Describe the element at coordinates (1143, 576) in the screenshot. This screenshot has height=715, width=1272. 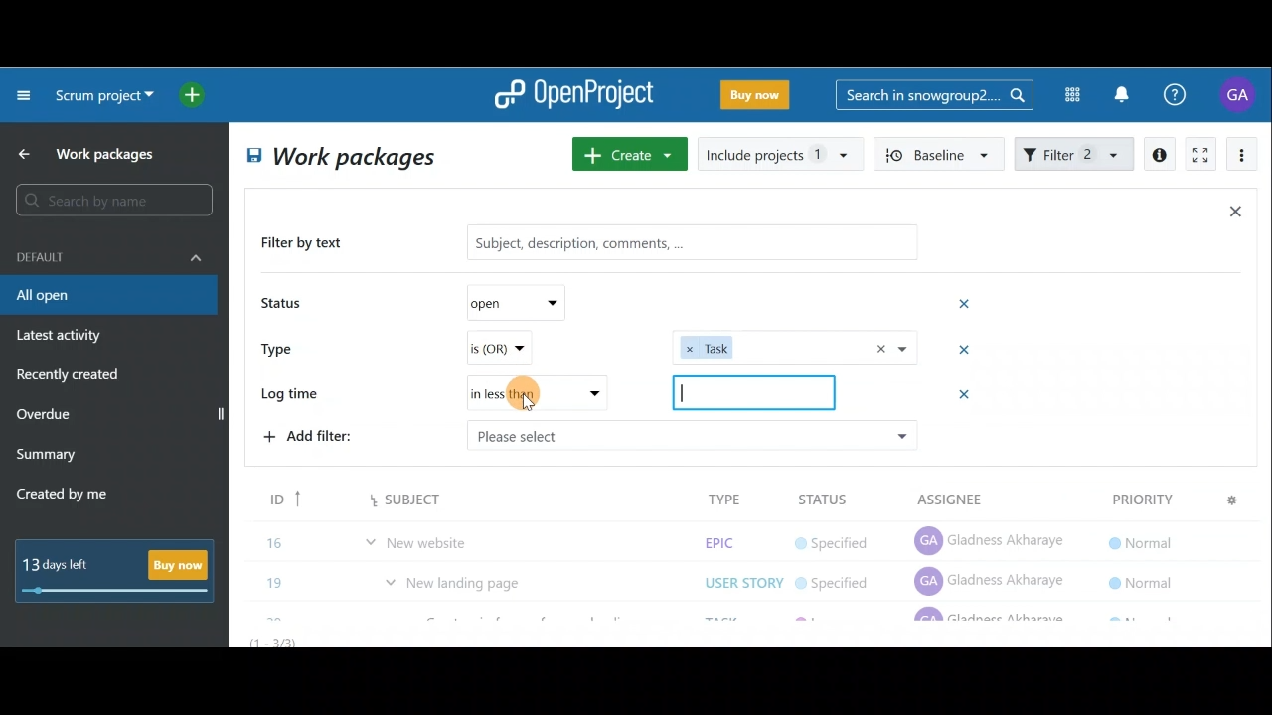
I see `normal` at that location.